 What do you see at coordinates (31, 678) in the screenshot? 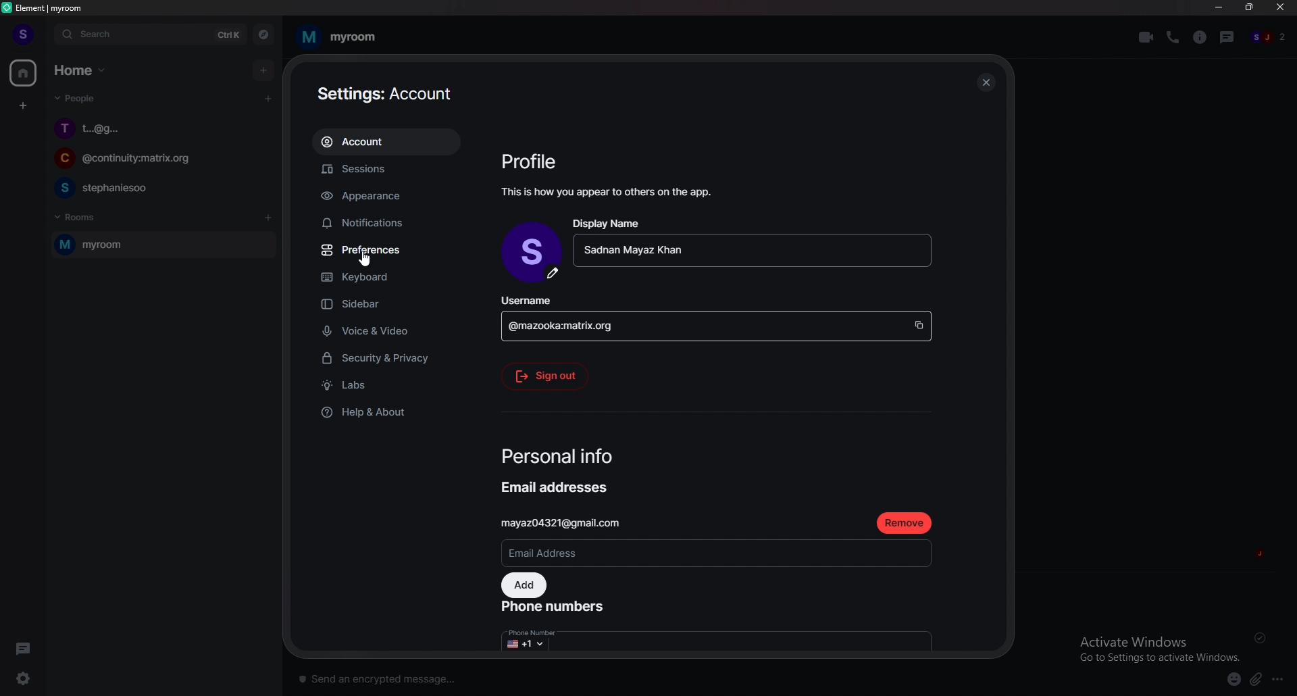
I see `settings` at bounding box center [31, 678].